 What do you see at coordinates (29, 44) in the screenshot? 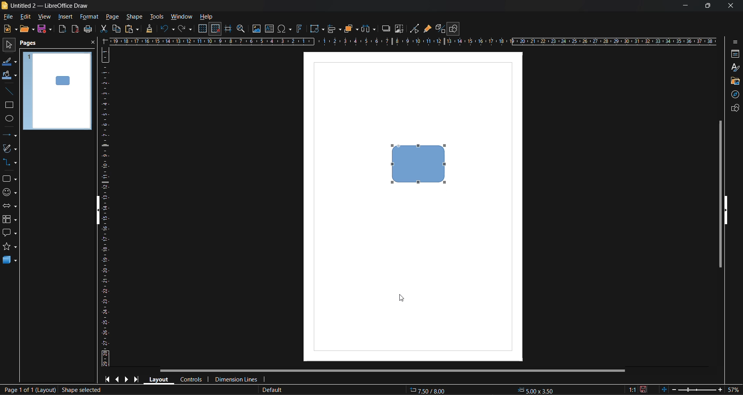
I see `pages` at bounding box center [29, 44].